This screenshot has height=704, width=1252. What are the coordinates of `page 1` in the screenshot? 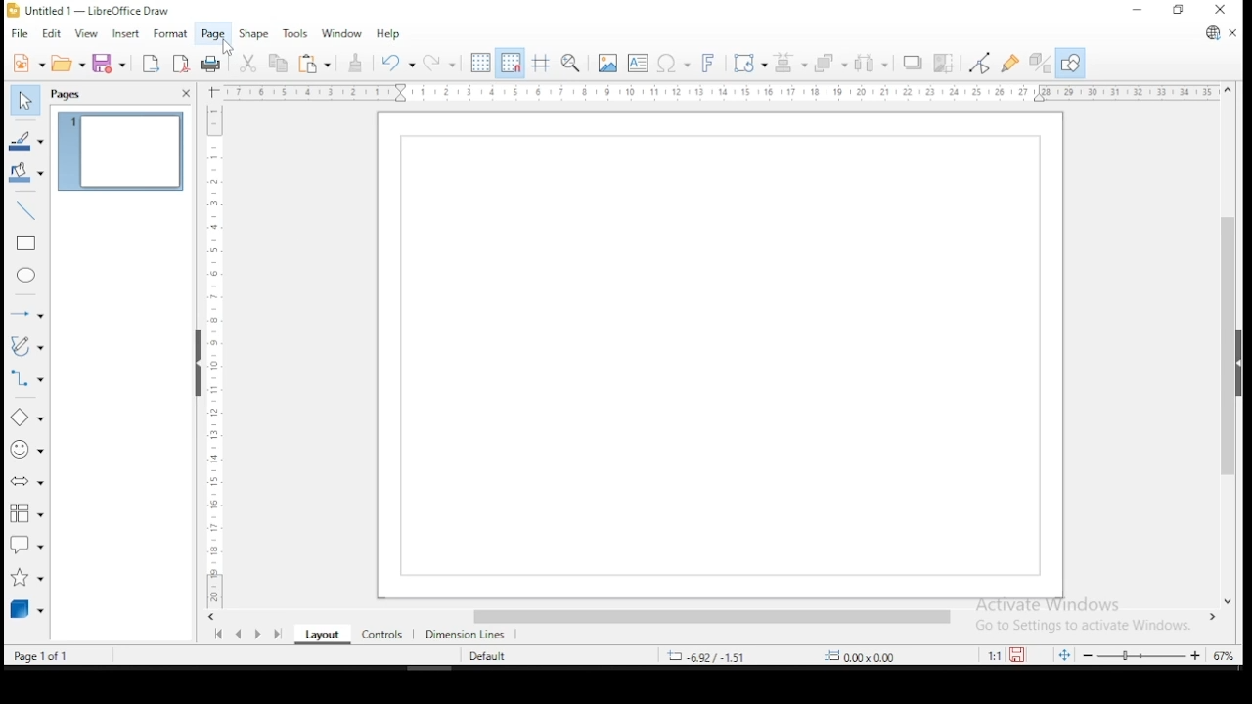 It's located at (118, 153).